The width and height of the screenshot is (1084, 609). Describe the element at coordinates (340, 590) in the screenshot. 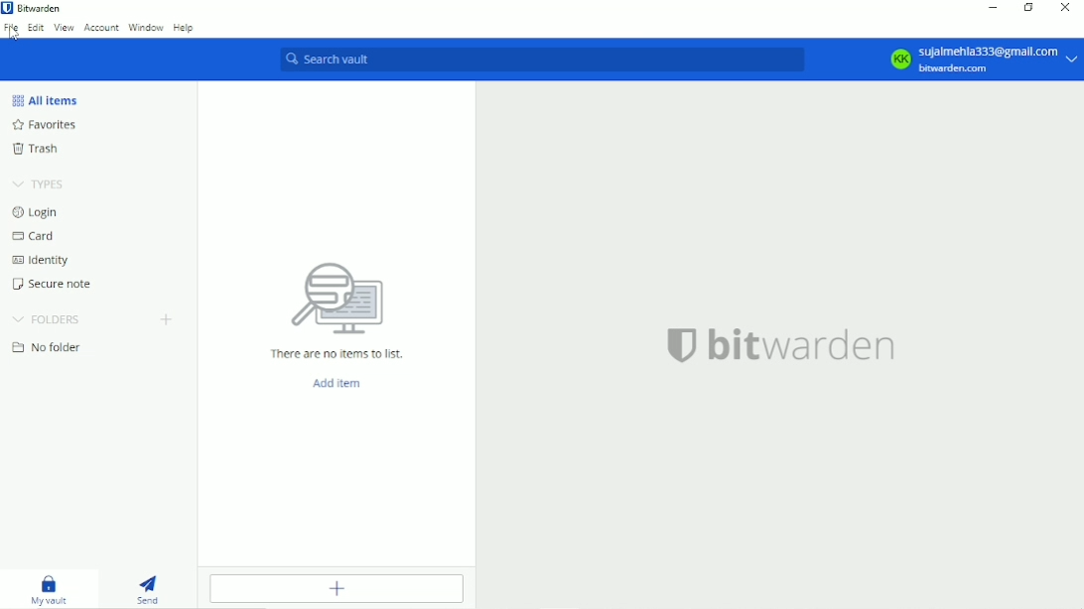

I see `Add item` at that location.